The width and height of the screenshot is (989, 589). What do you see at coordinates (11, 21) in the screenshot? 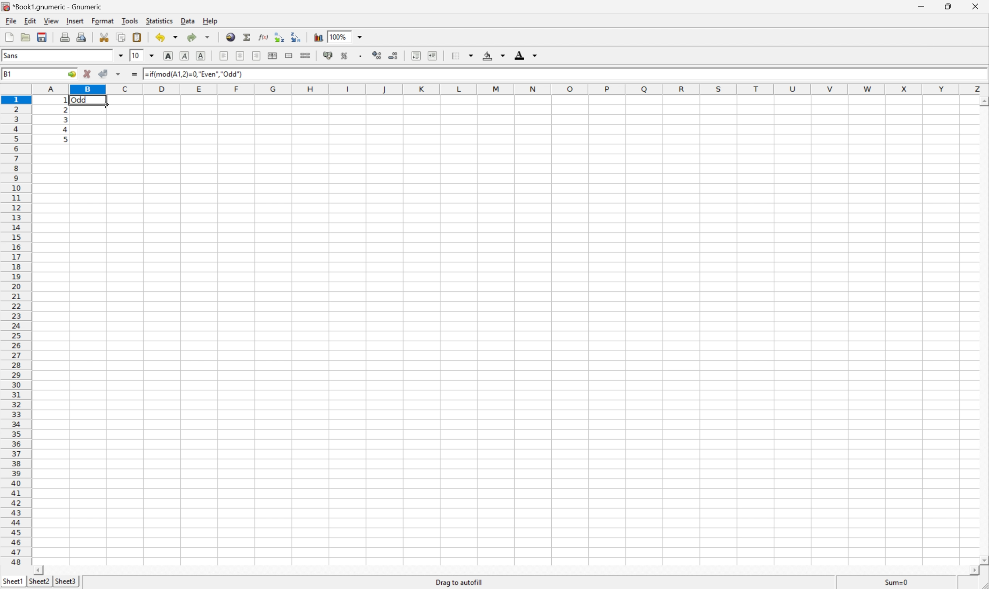
I see `File` at bounding box center [11, 21].